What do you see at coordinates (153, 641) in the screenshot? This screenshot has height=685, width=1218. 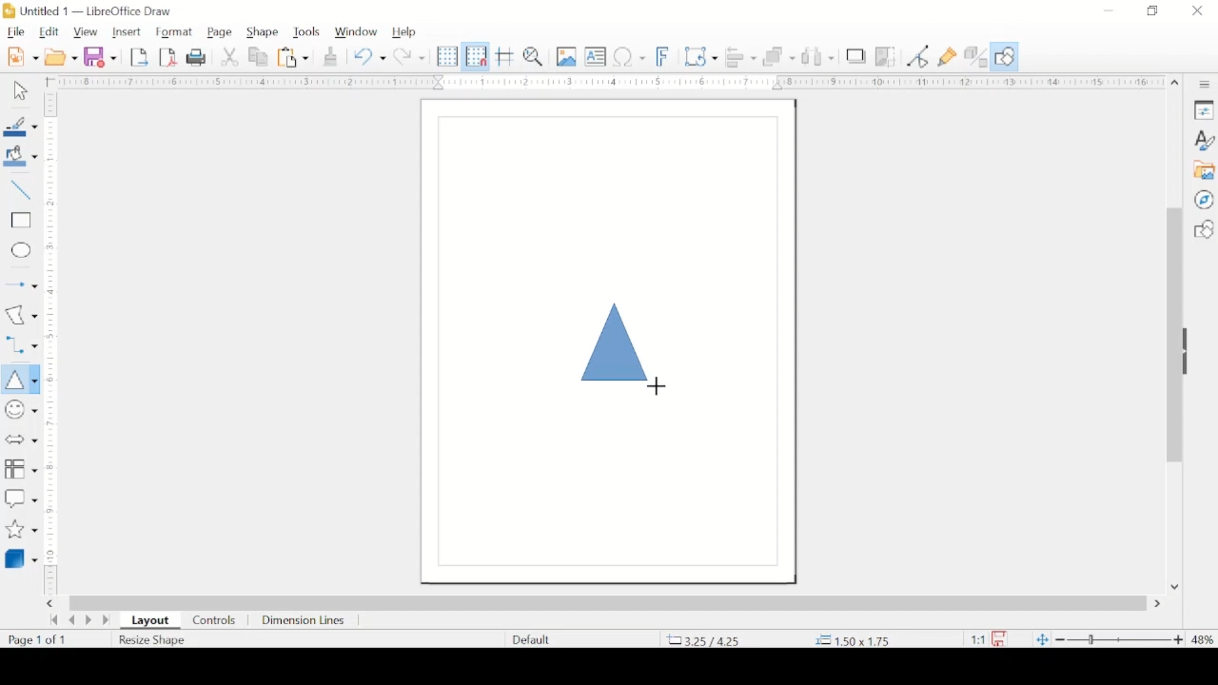 I see `resize shape` at bounding box center [153, 641].